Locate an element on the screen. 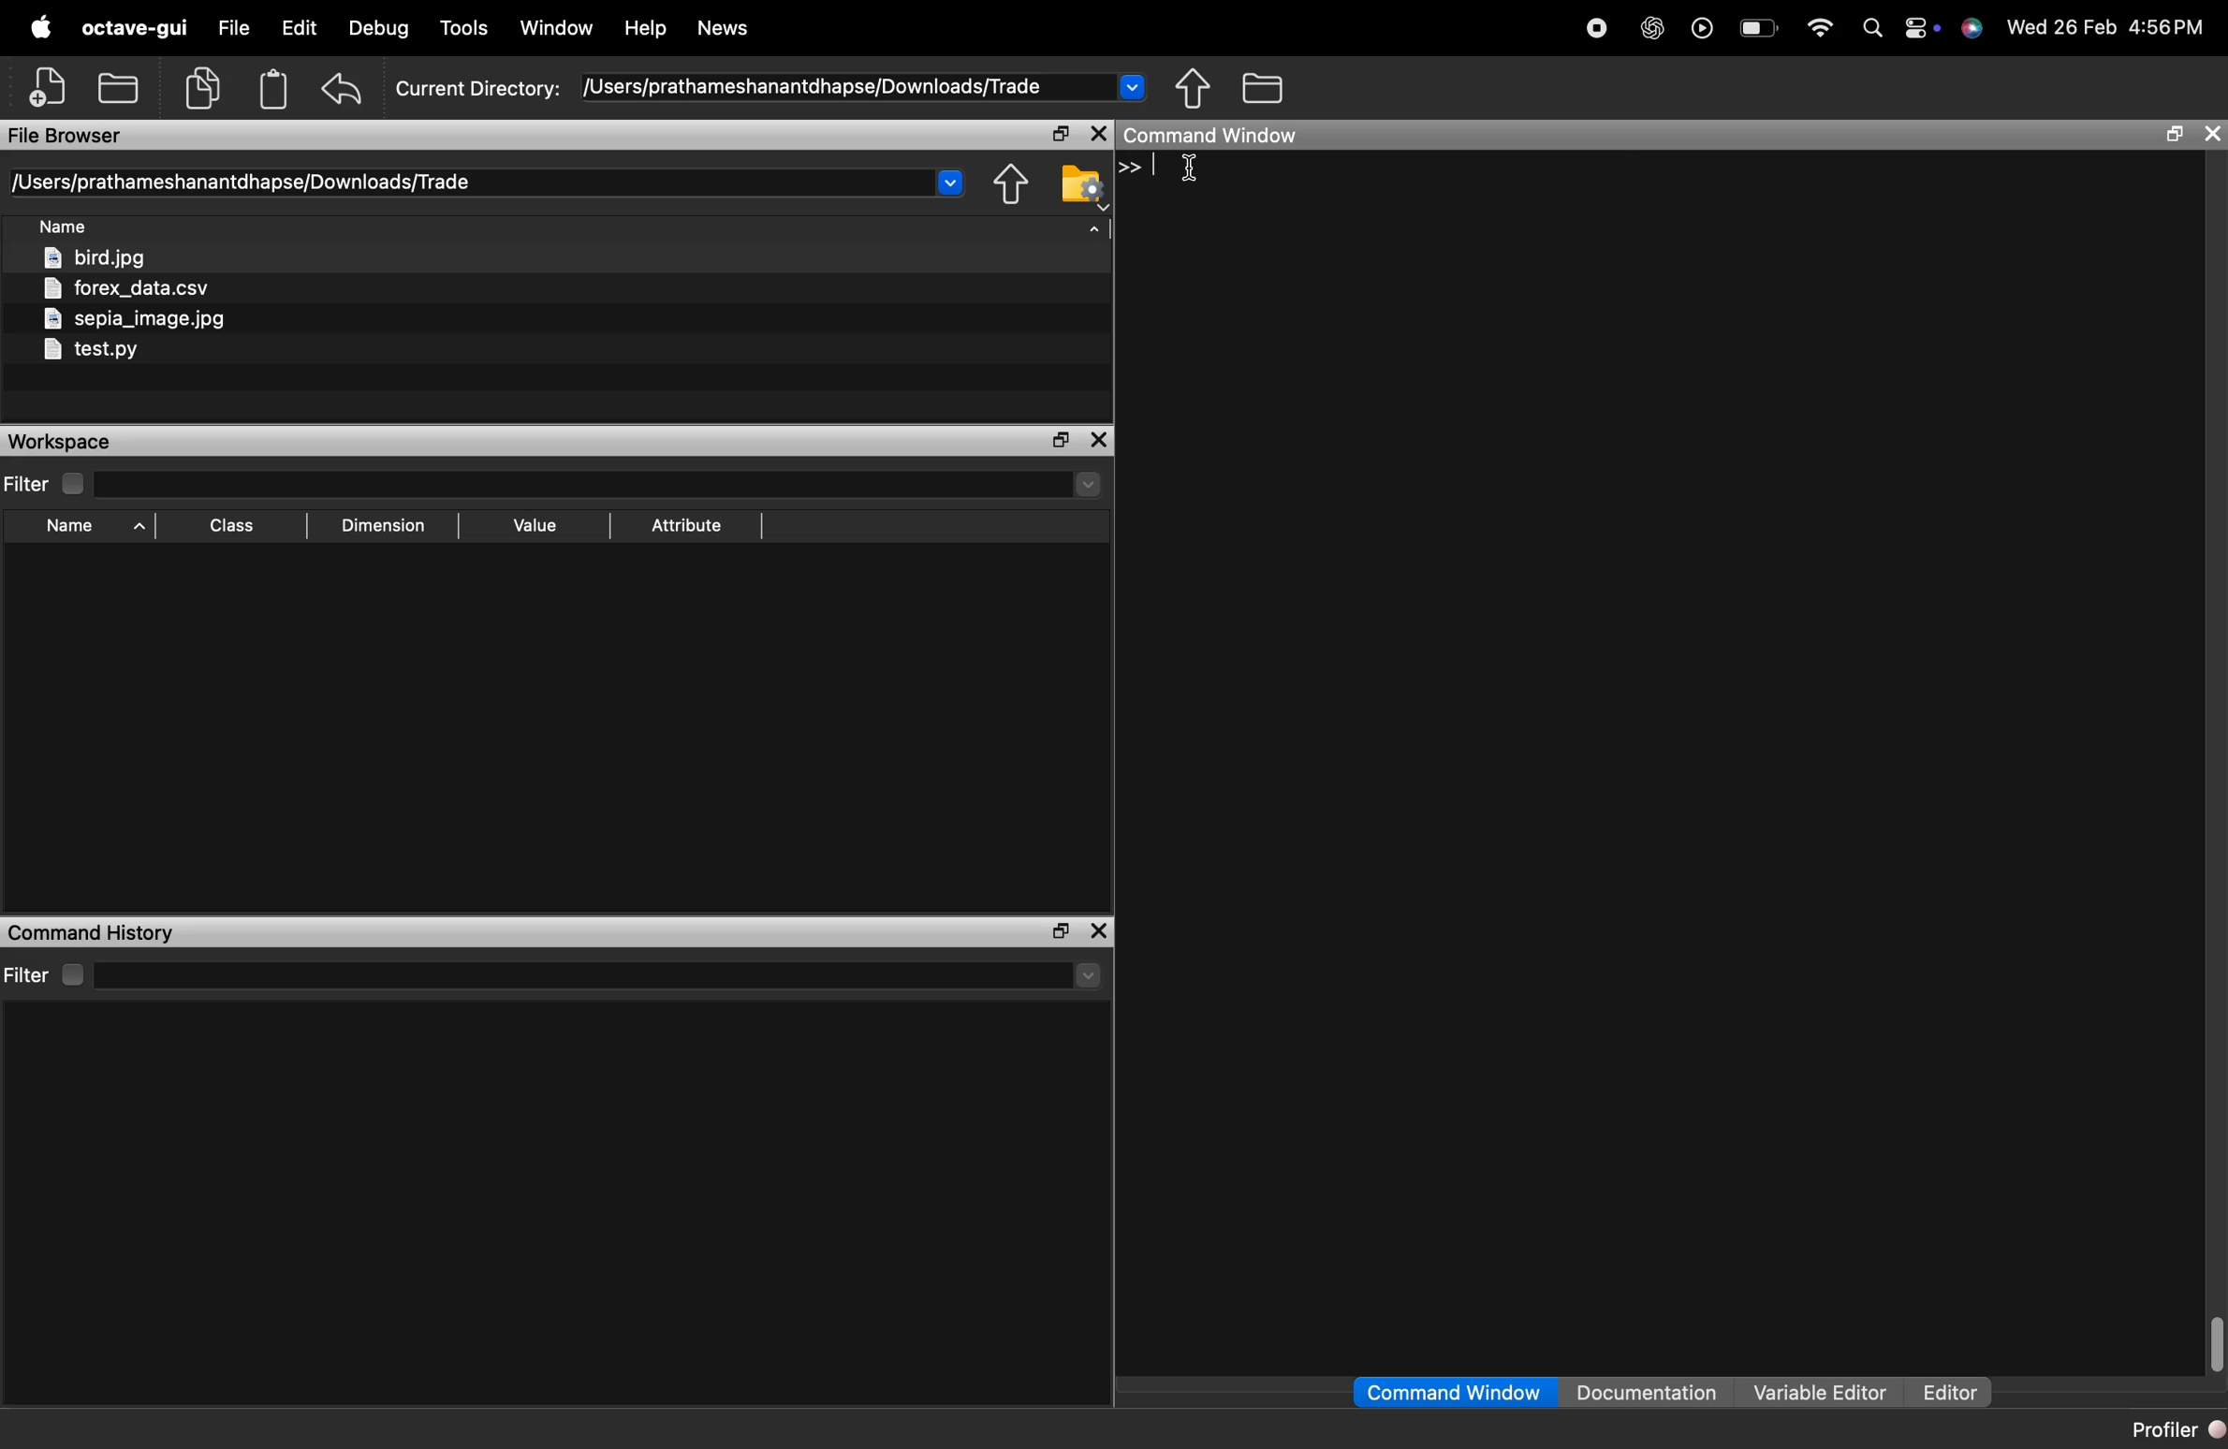  Dimension is located at coordinates (385, 525).